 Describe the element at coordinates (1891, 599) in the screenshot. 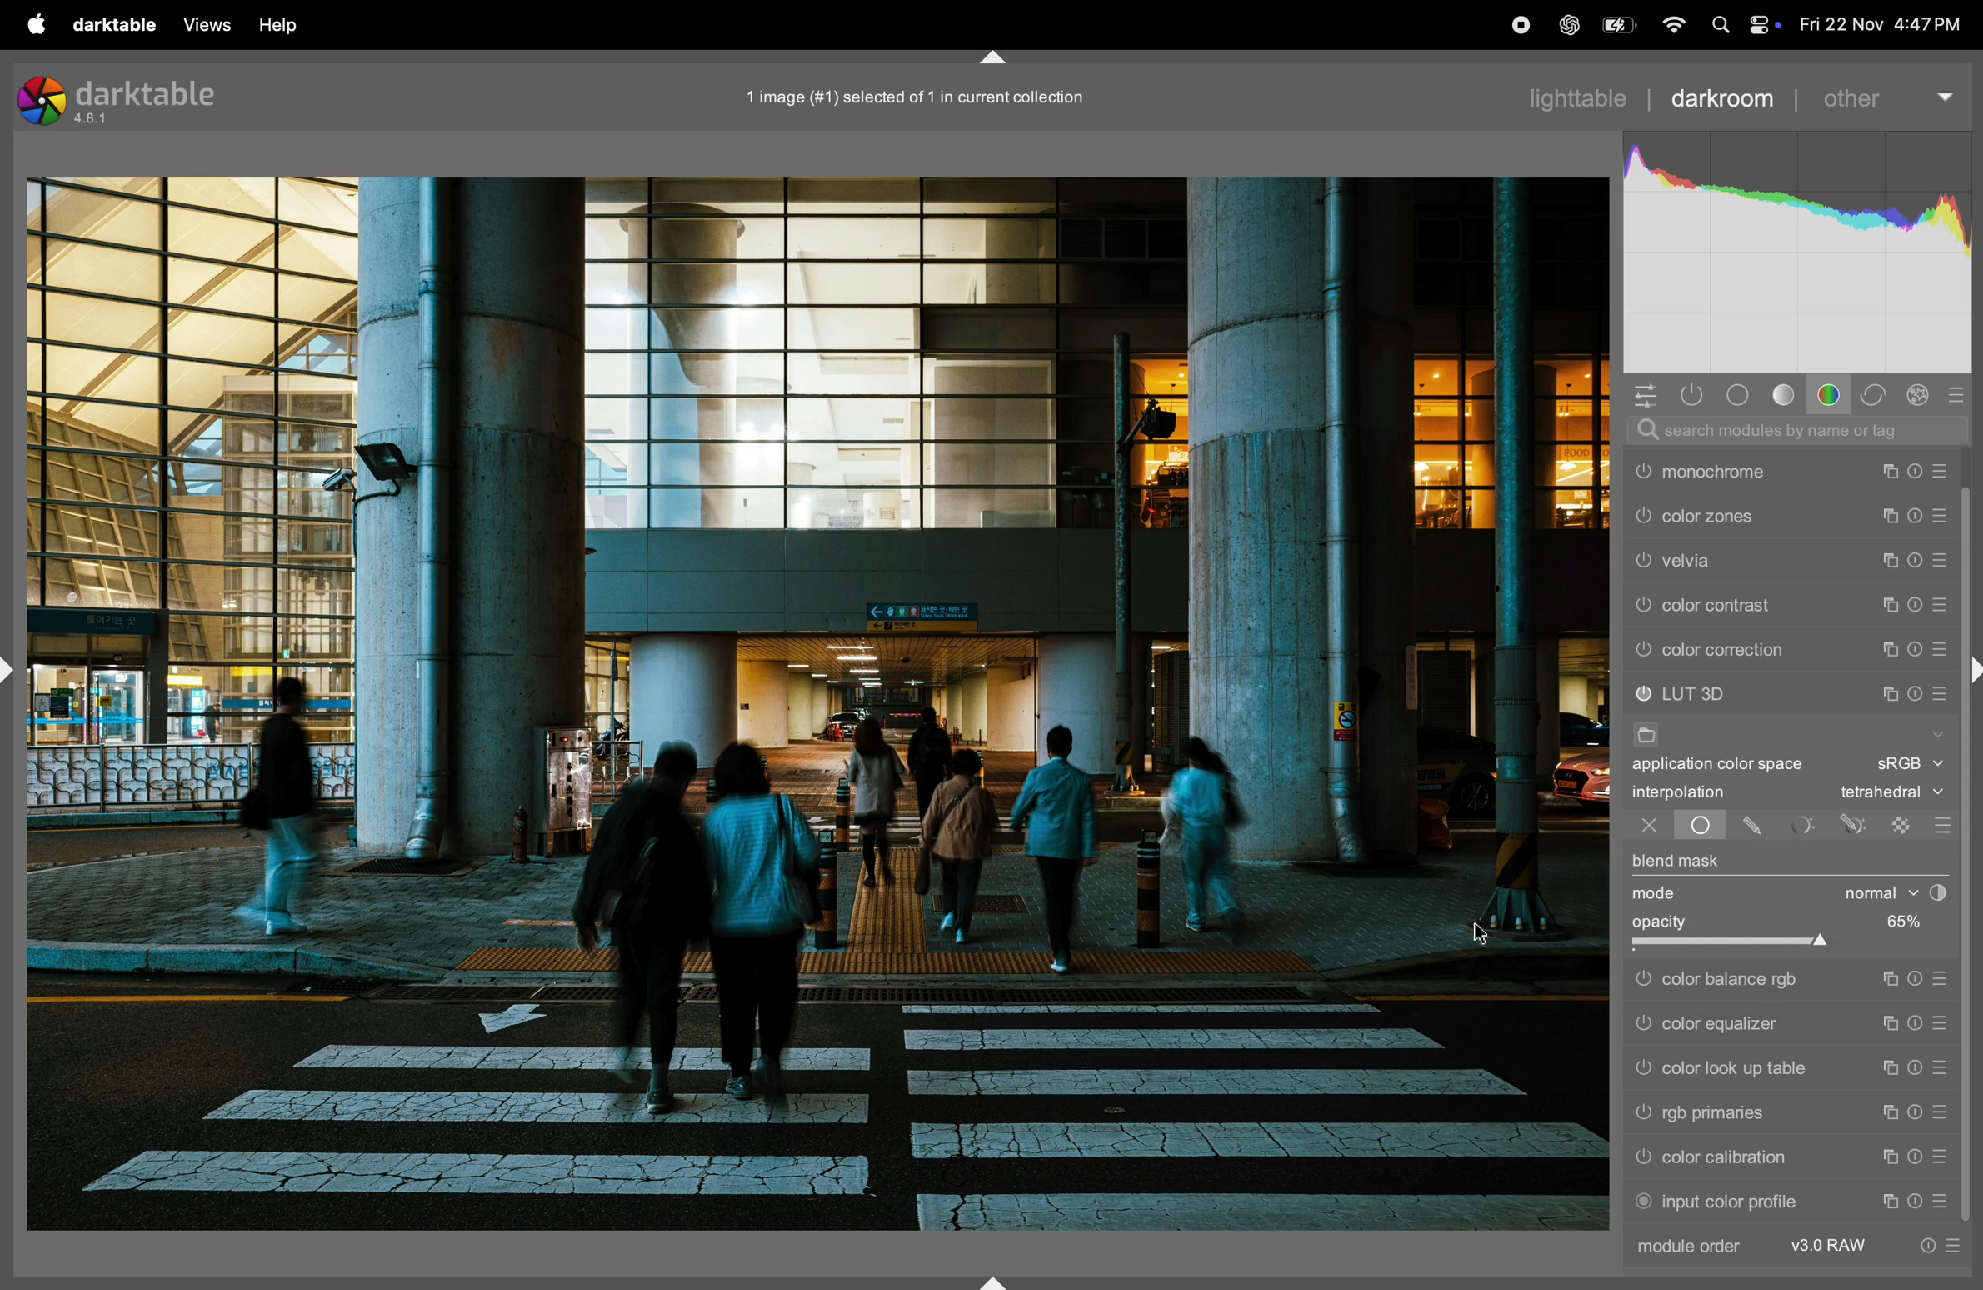

I see `multiple intance actions` at that location.